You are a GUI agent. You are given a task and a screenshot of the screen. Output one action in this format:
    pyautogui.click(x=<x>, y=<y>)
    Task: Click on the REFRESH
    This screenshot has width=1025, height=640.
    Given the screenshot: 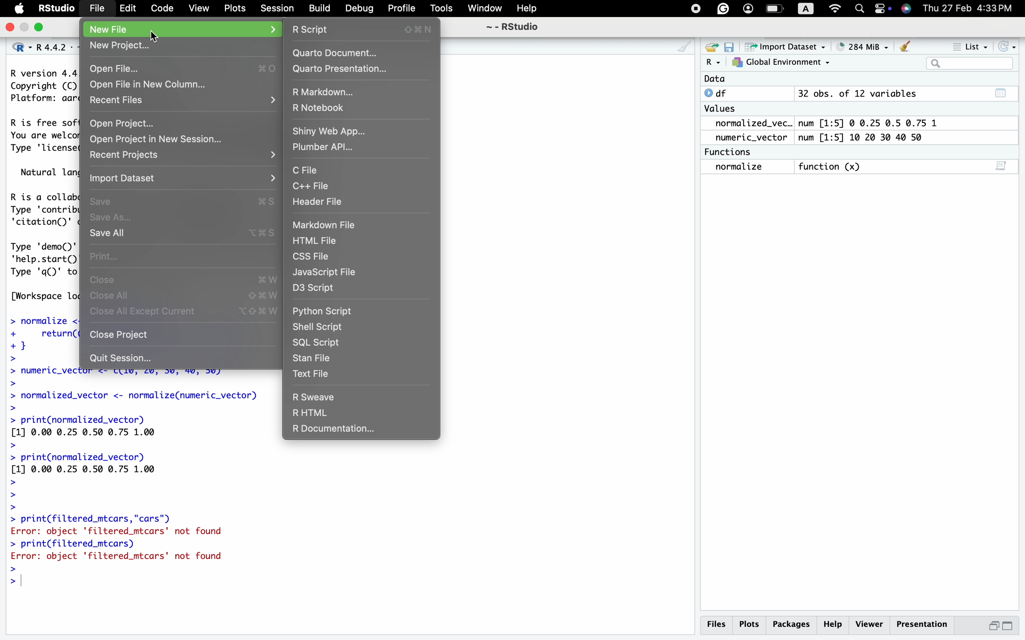 What is the action you would take?
    pyautogui.click(x=1006, y=45)
    